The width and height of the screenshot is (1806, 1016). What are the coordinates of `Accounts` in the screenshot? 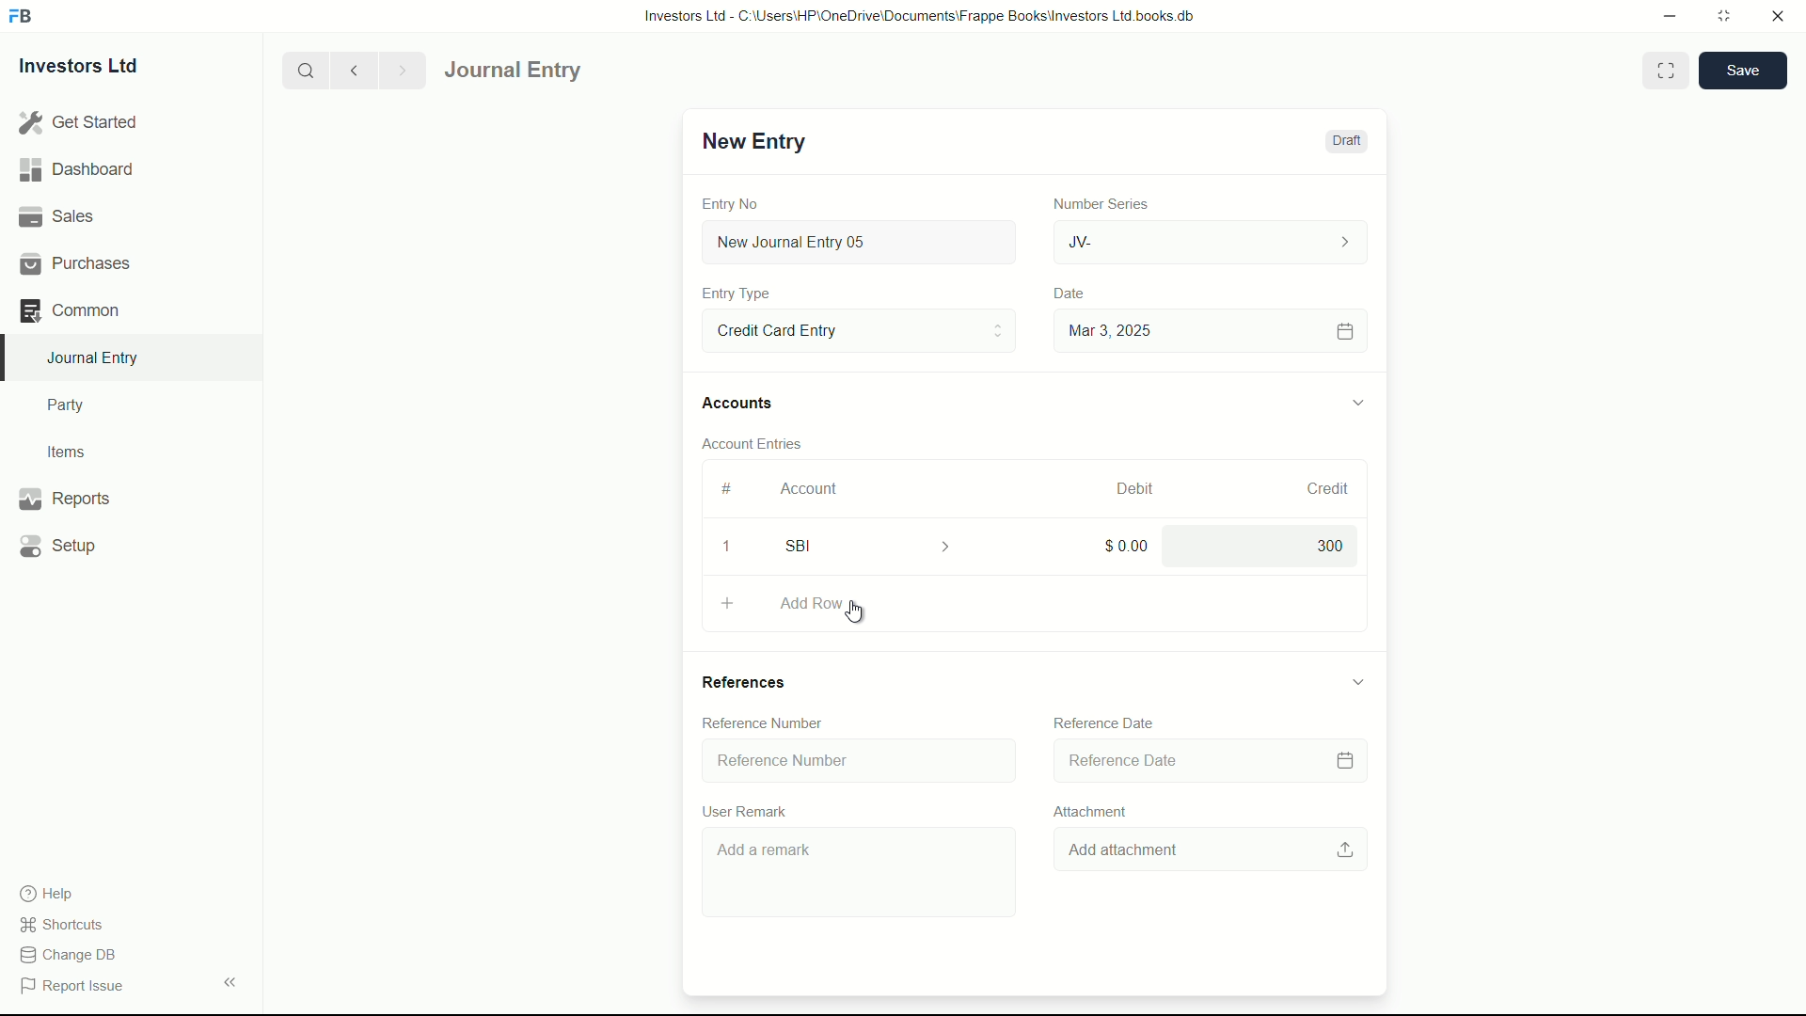 It's located at (741, 404).